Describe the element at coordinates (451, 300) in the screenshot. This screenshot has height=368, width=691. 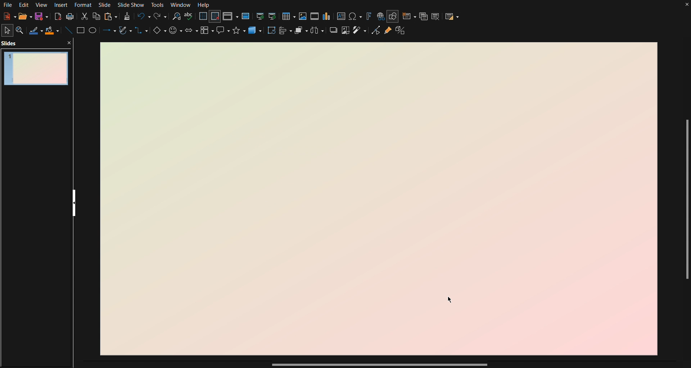
I see `Cursor` at that location.